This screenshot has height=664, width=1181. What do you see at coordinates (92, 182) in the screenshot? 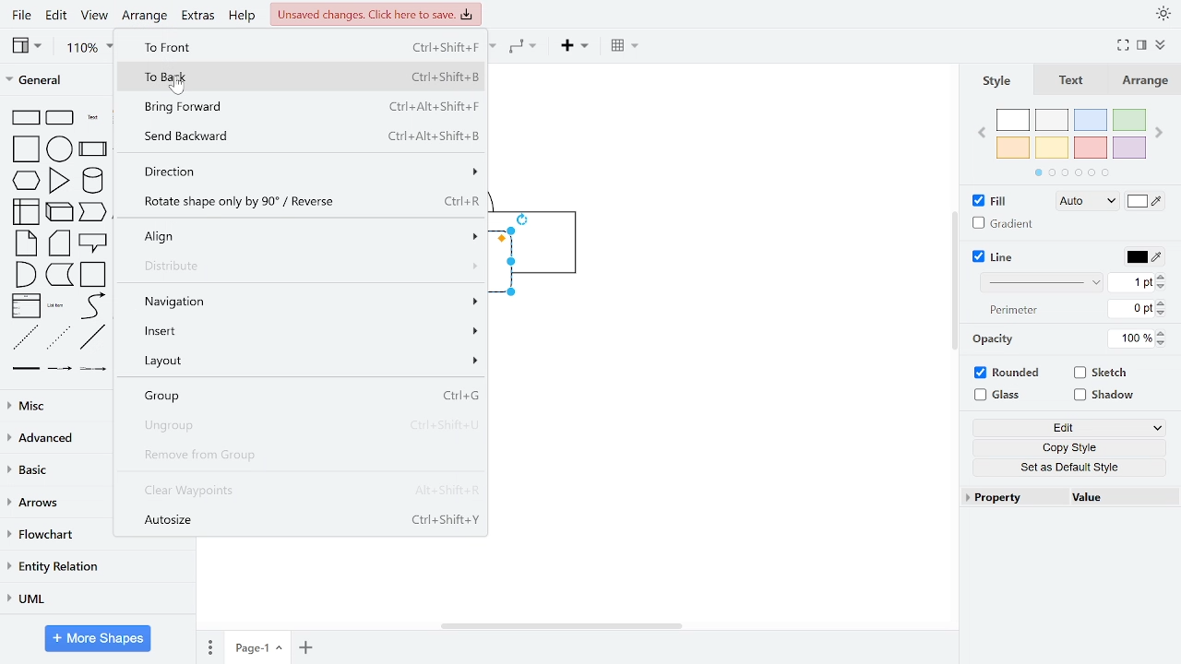
I see `cylinder` at bounding box center [92, 182].